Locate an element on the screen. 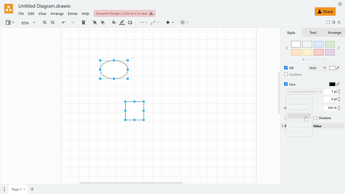 The image size is (345, 194). Zoom in is located at coordinates (45, 23).